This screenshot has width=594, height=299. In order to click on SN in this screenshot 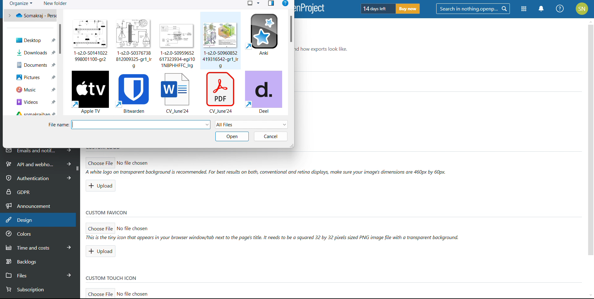, I will do `click(583, 8)`.